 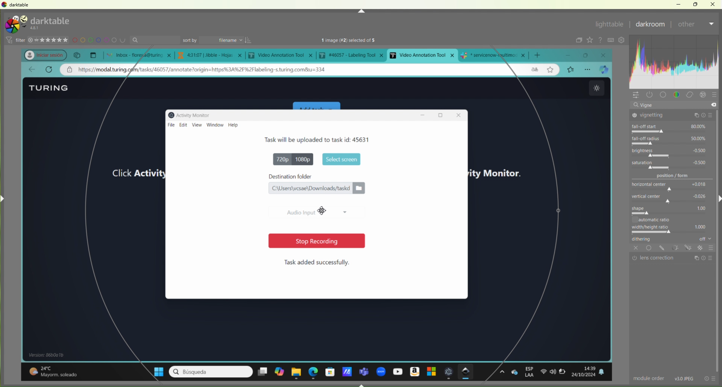 What do you see at coordinates (262, 372) in the screenshot?
I see `desktopms` at bounding box center [262, 372].